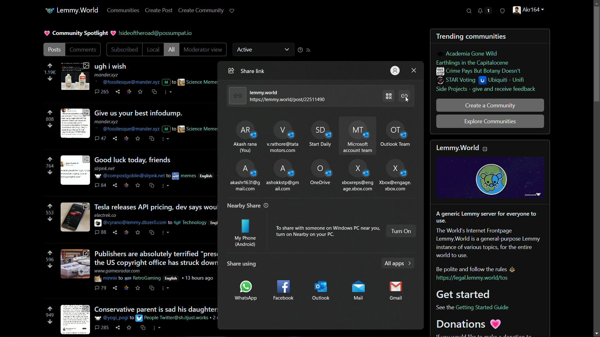  Describe the element at coordinates (389, 95) in the screenshot. I see `generate qr code` at that location.